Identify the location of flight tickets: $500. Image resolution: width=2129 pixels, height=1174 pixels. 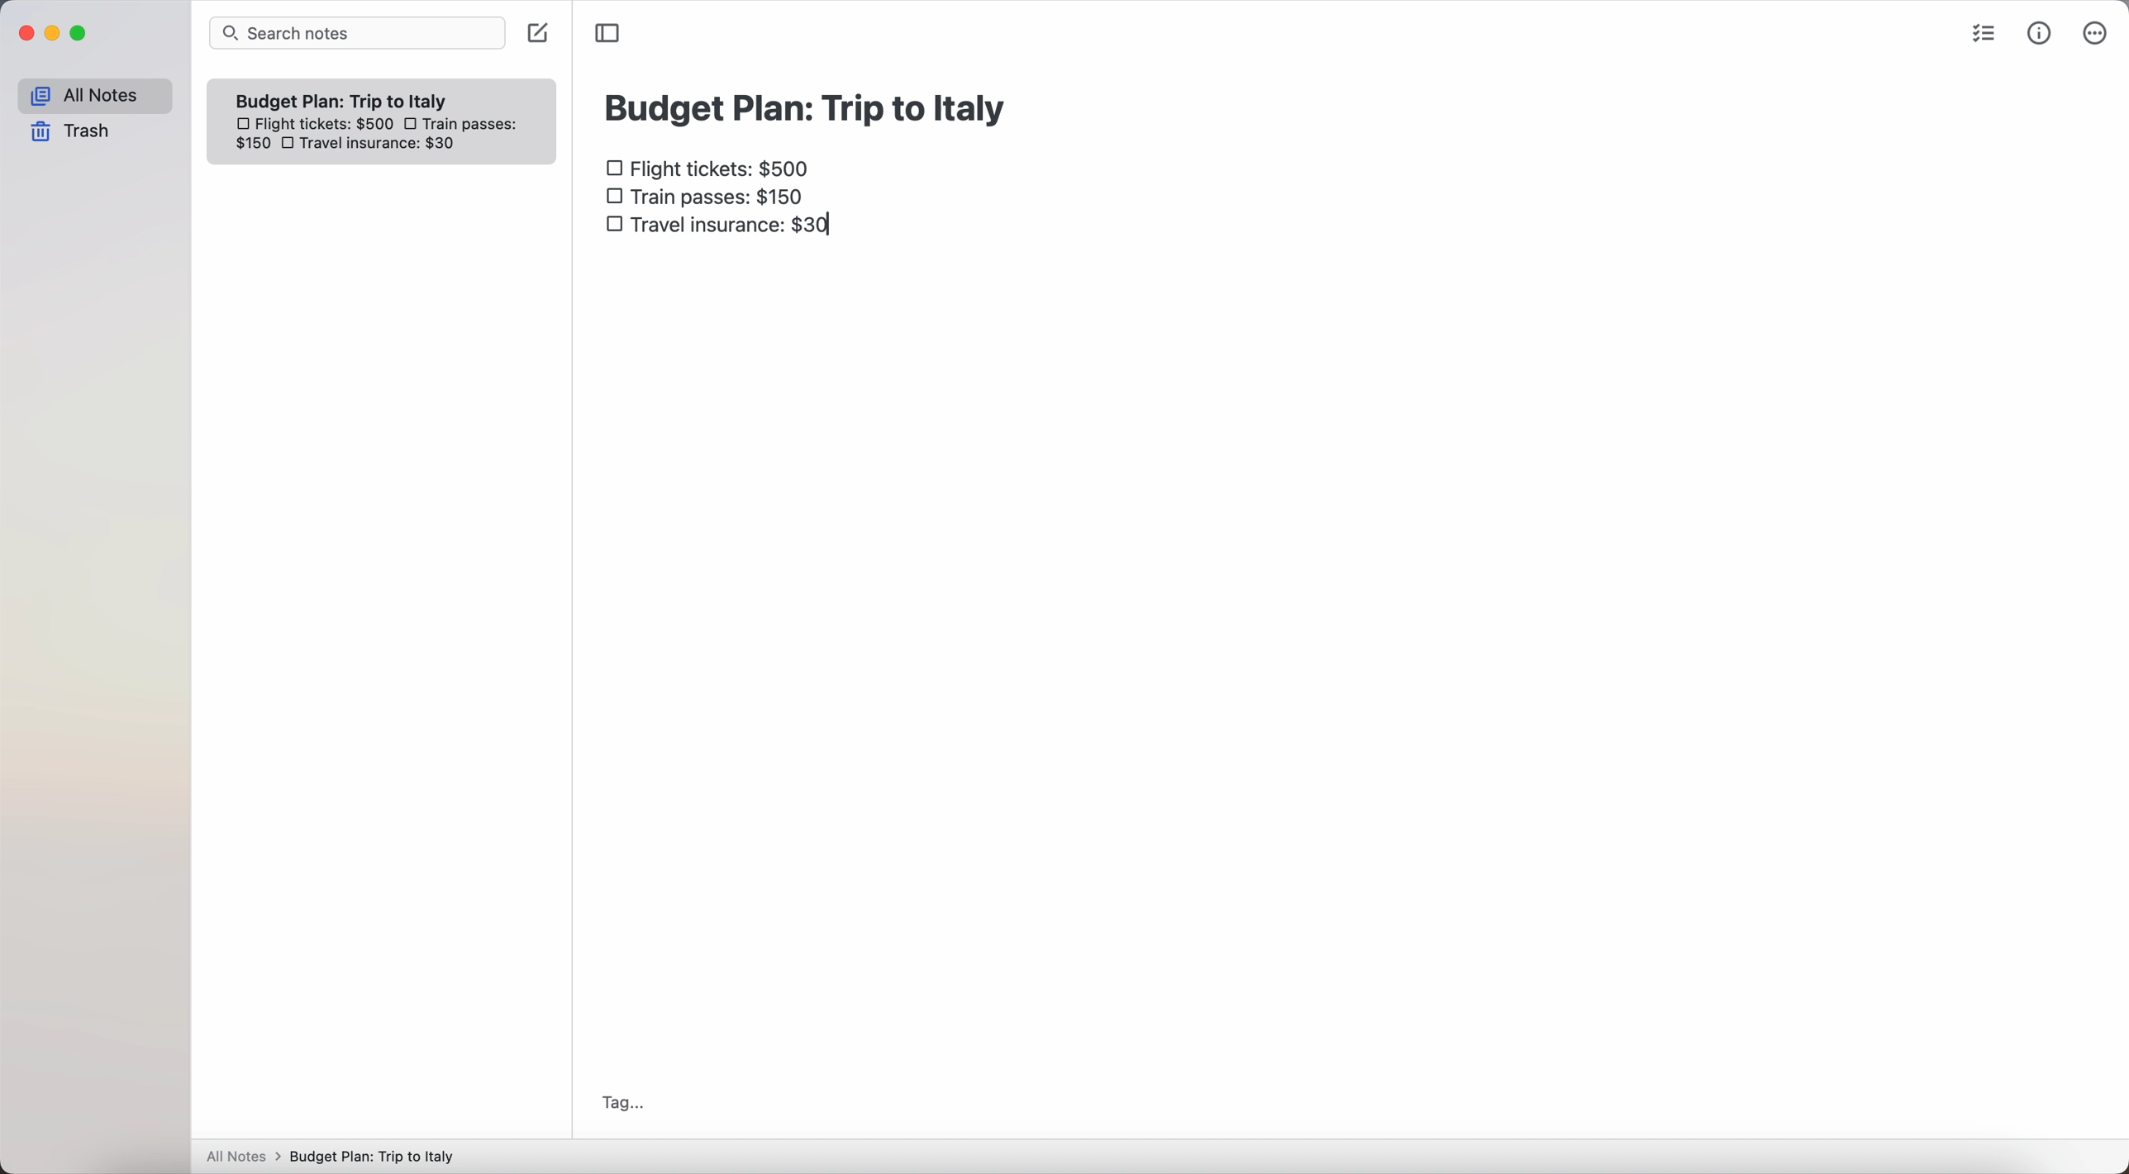
(313, 126).